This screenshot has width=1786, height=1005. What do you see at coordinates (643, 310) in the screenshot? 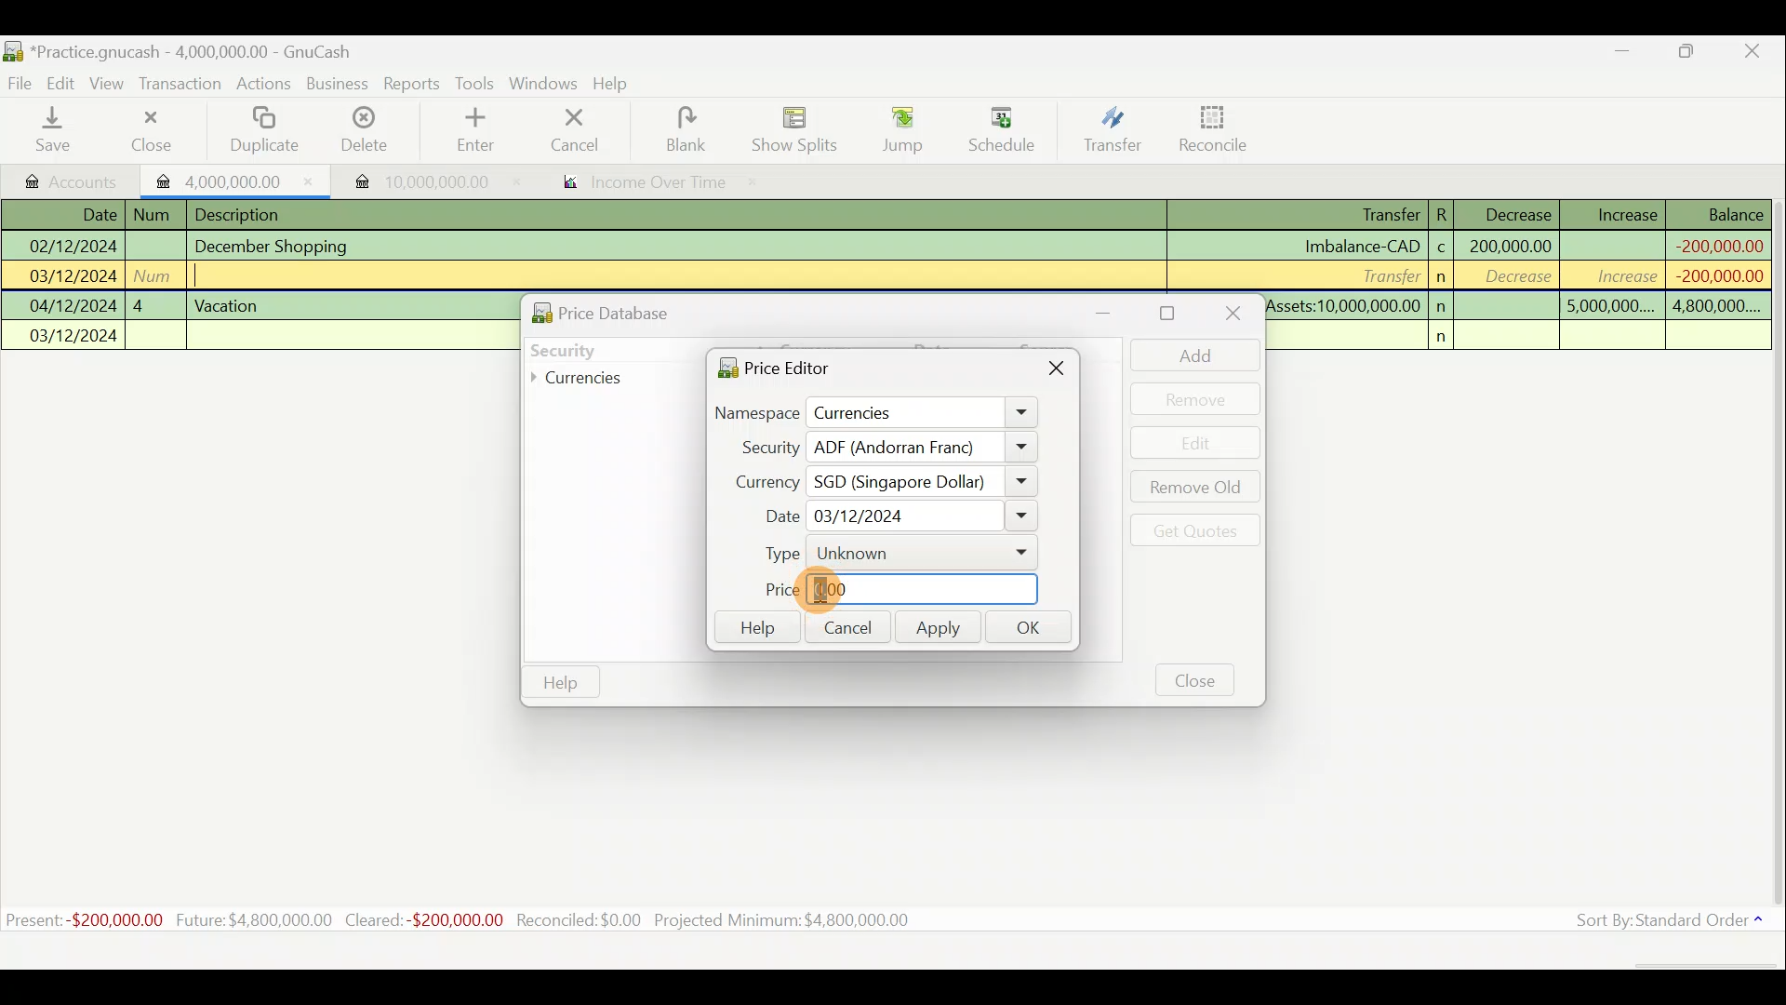
I see `Price database` at bounding box center [643, 310].